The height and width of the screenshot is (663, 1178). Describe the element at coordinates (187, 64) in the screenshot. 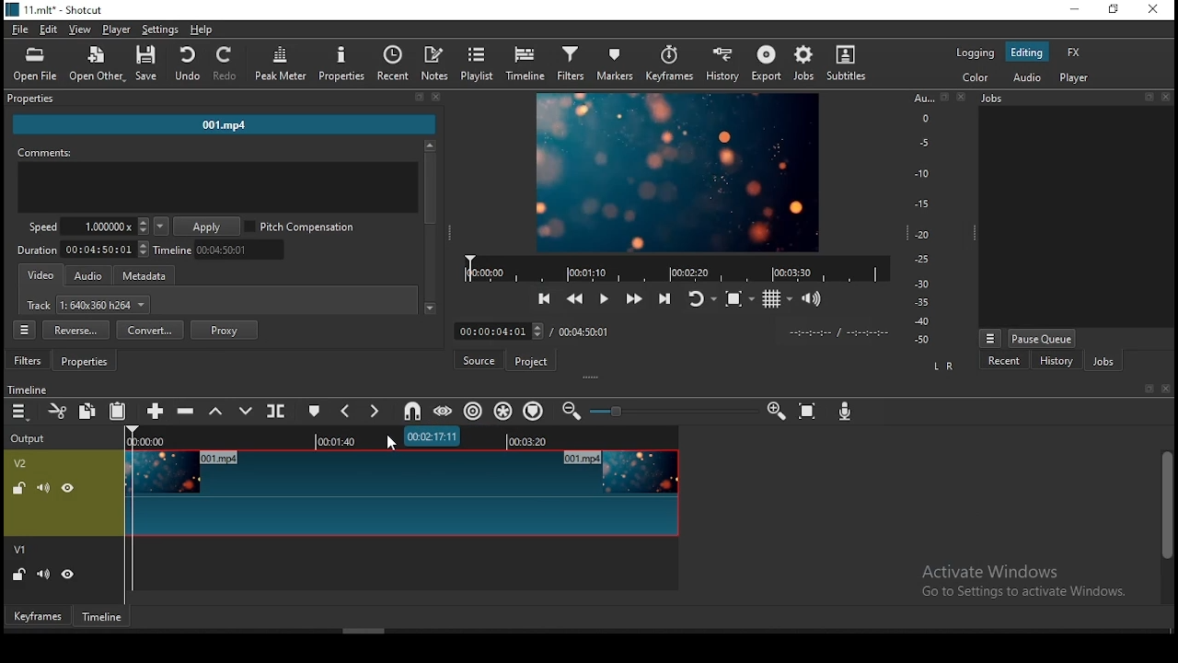

I see `undo` at that location.